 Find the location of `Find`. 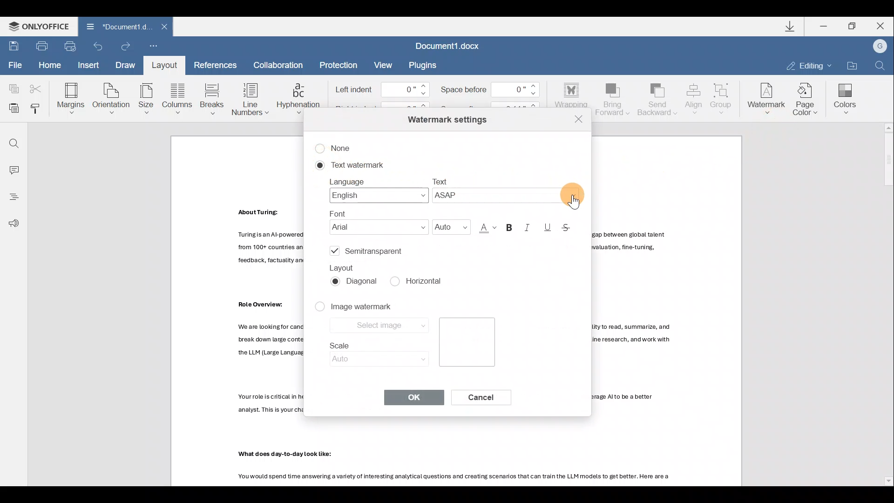

Find is located at coordinates (13, 141).